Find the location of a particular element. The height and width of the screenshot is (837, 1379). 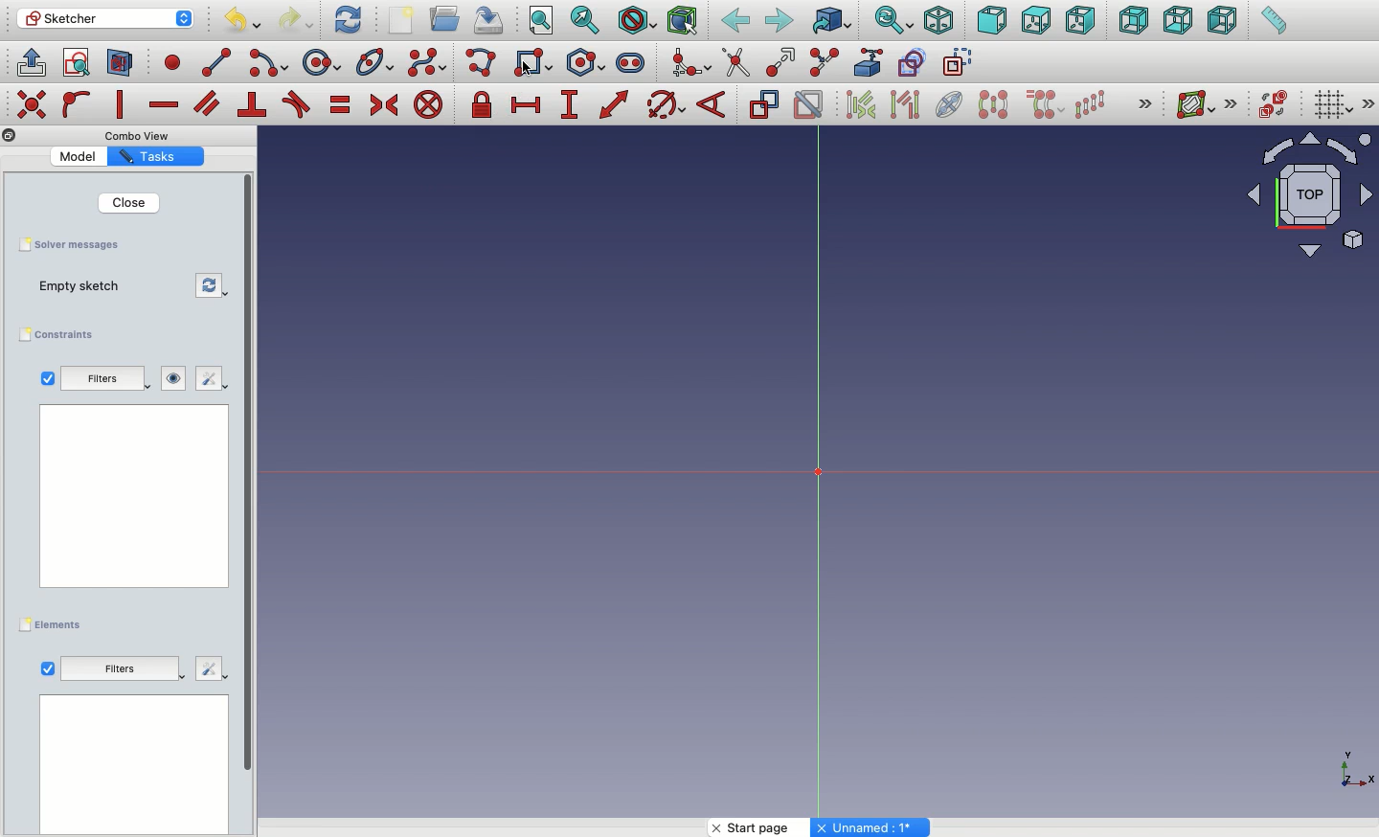

visibility  is located at coordinates (174, 378).